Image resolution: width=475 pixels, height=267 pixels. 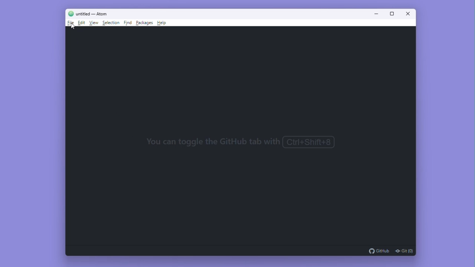 What do you see at coordinates (379, 251) in the screenshot?
I see `github` at bounding box center [379, 251].